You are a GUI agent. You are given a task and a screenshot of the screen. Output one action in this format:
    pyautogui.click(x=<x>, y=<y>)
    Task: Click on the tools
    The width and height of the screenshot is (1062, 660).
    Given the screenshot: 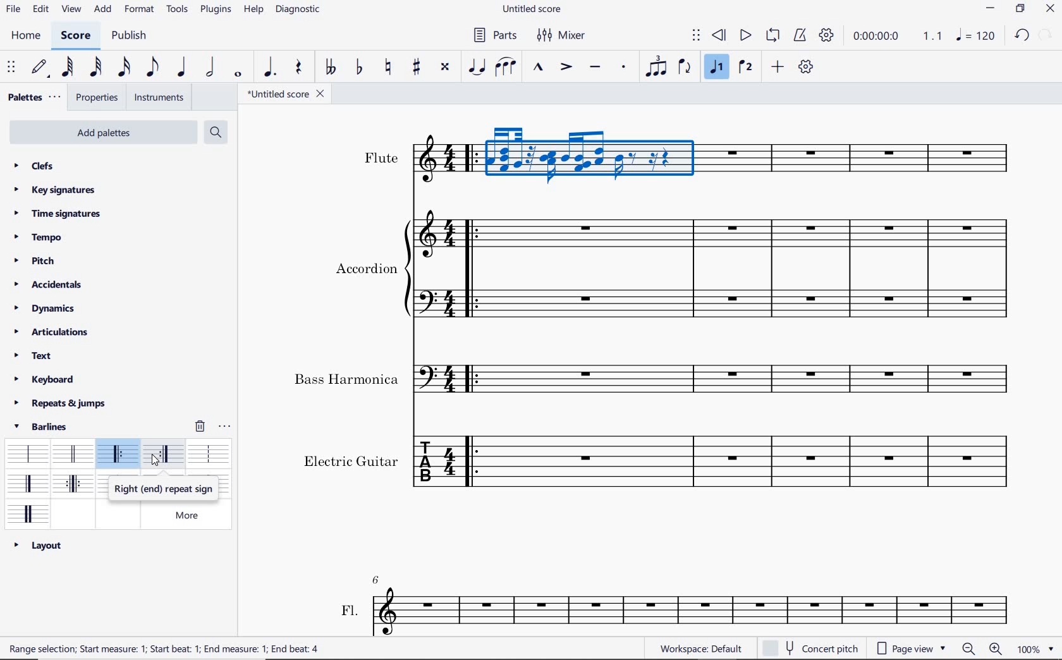 What is the action you would take?
    pyautogui.click(x=177, y=10)
    